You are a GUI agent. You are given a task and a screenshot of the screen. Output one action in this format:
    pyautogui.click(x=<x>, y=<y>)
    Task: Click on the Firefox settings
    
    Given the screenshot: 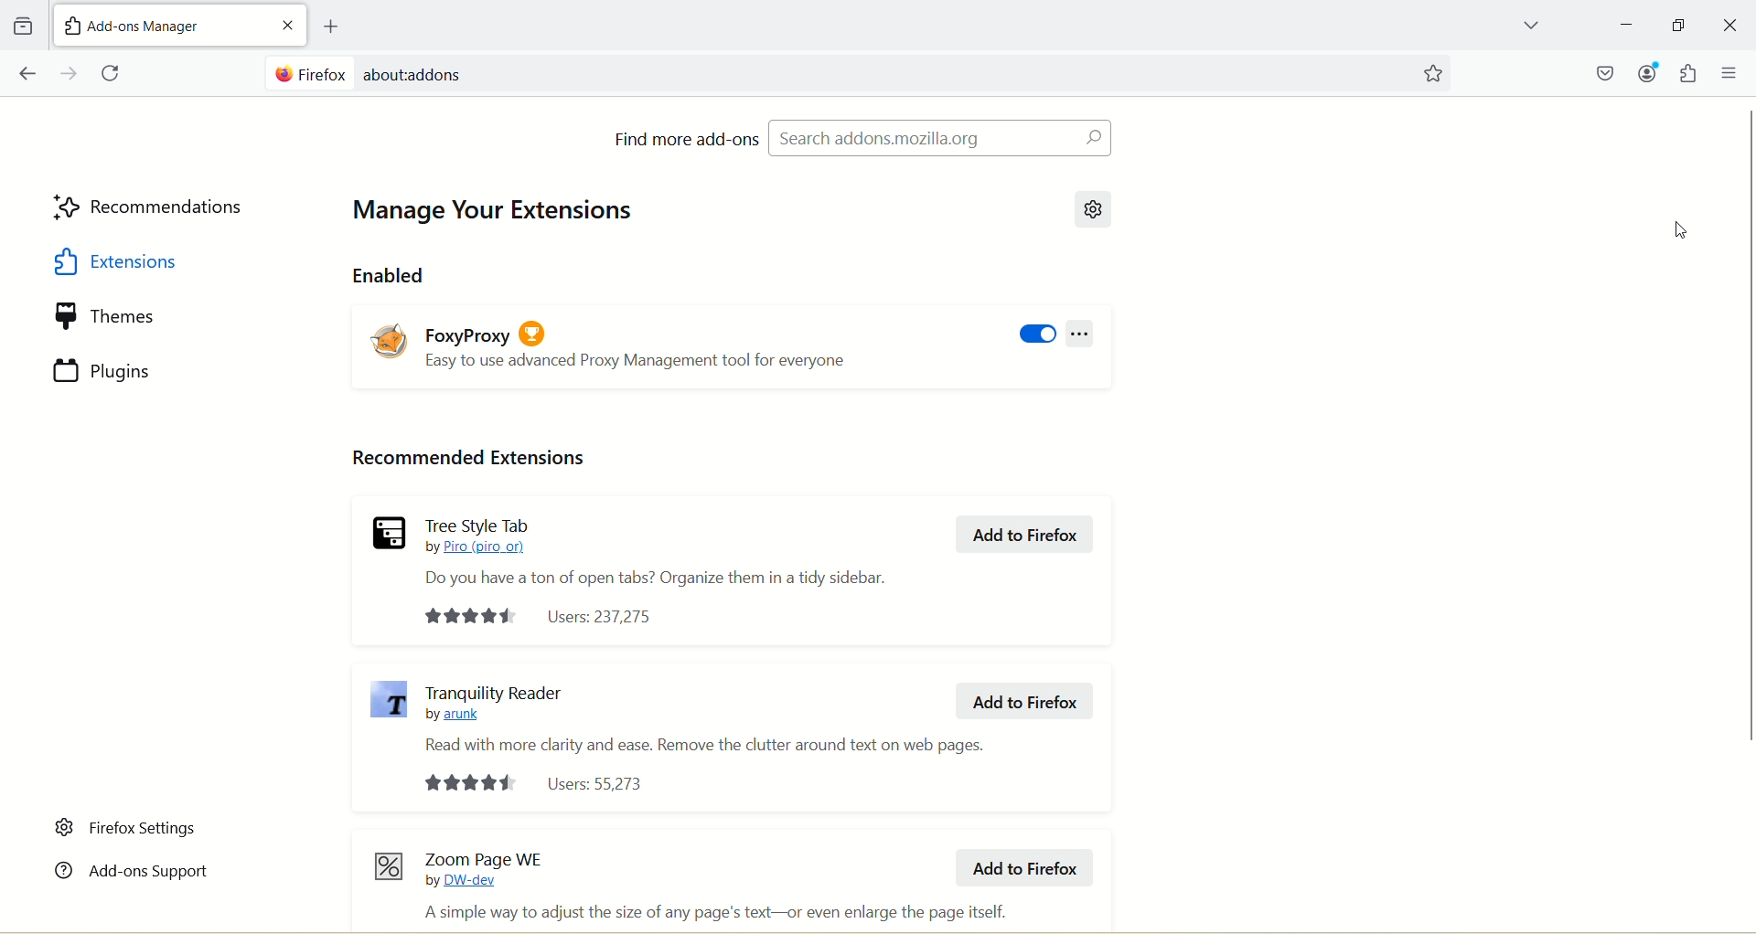 What is the action you would take?
    pyautogui.click(x=128, y=828)
    